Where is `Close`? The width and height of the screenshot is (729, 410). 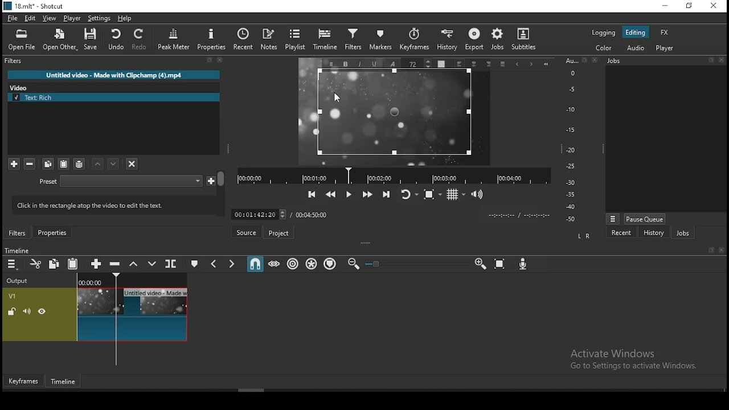 Close is located at coordinates (595, 59).